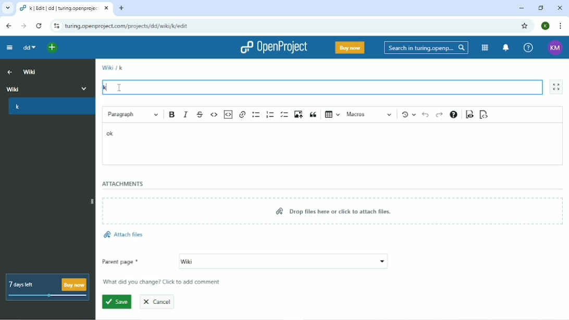  Describe the element at coordinates (313, 115) in the screenshot. I see `Block quote` at that location.